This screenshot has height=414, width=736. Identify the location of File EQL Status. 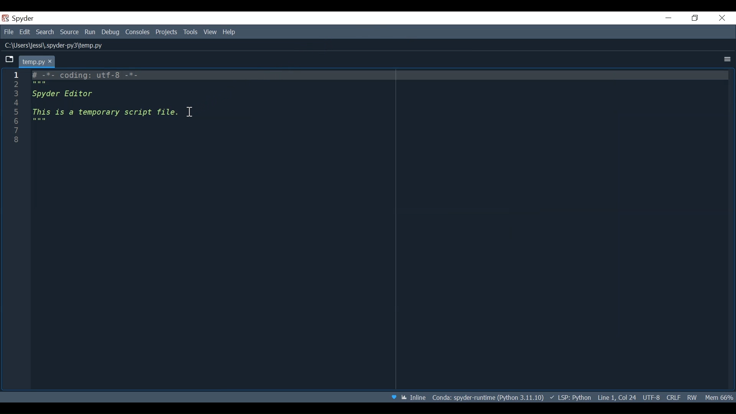
(673, 398).